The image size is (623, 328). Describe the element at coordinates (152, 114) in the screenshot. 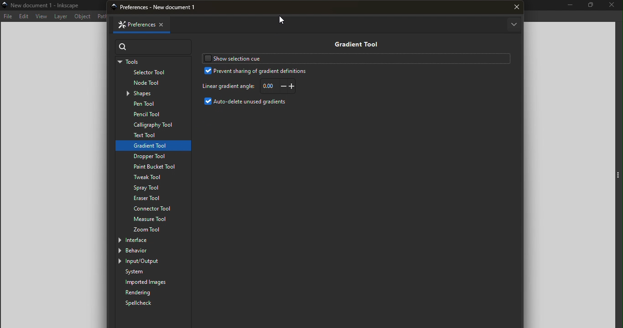

I see `Pencil tool` at that location.